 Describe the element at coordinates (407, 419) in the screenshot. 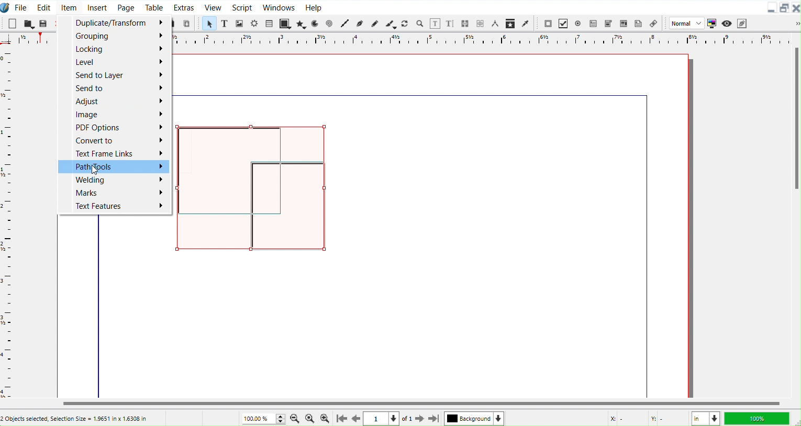

I see `of 1` at that location.